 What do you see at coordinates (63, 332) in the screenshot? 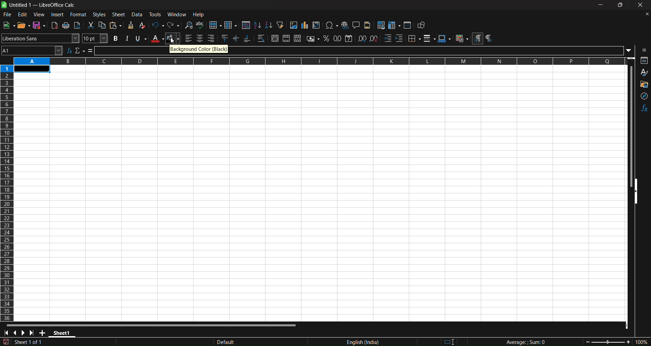
I see `sheet 1` at bounding box center [63, 332].